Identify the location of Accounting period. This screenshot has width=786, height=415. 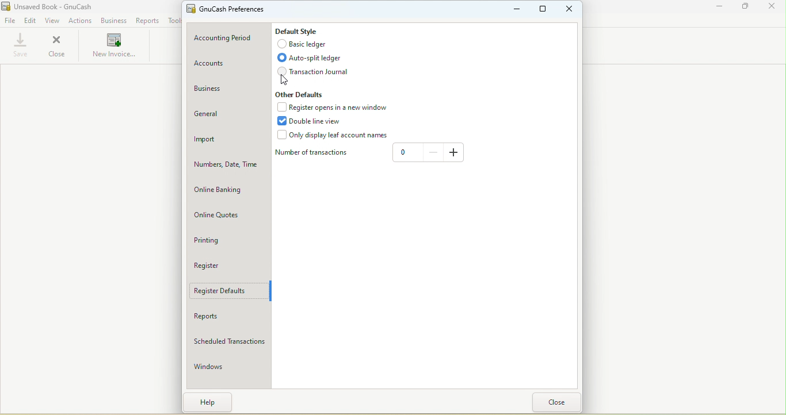
(231, 39).